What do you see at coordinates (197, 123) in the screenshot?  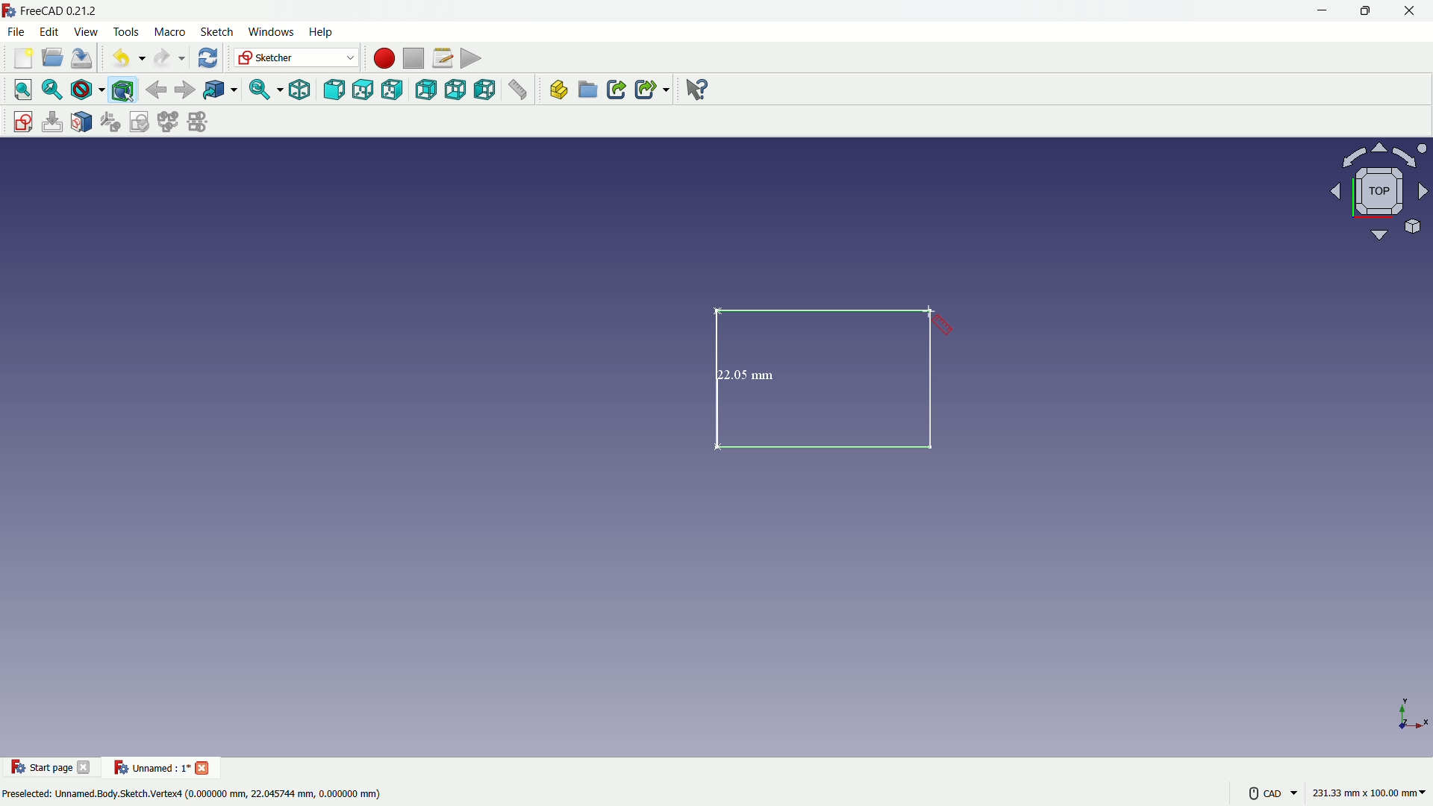 I see `mirror sketches` at bounding box center [197, 123].